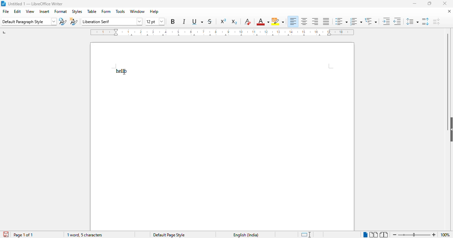 Image resolution: width=453 pixels, height=238 pixels. I want to click on show, so click(450, 130).